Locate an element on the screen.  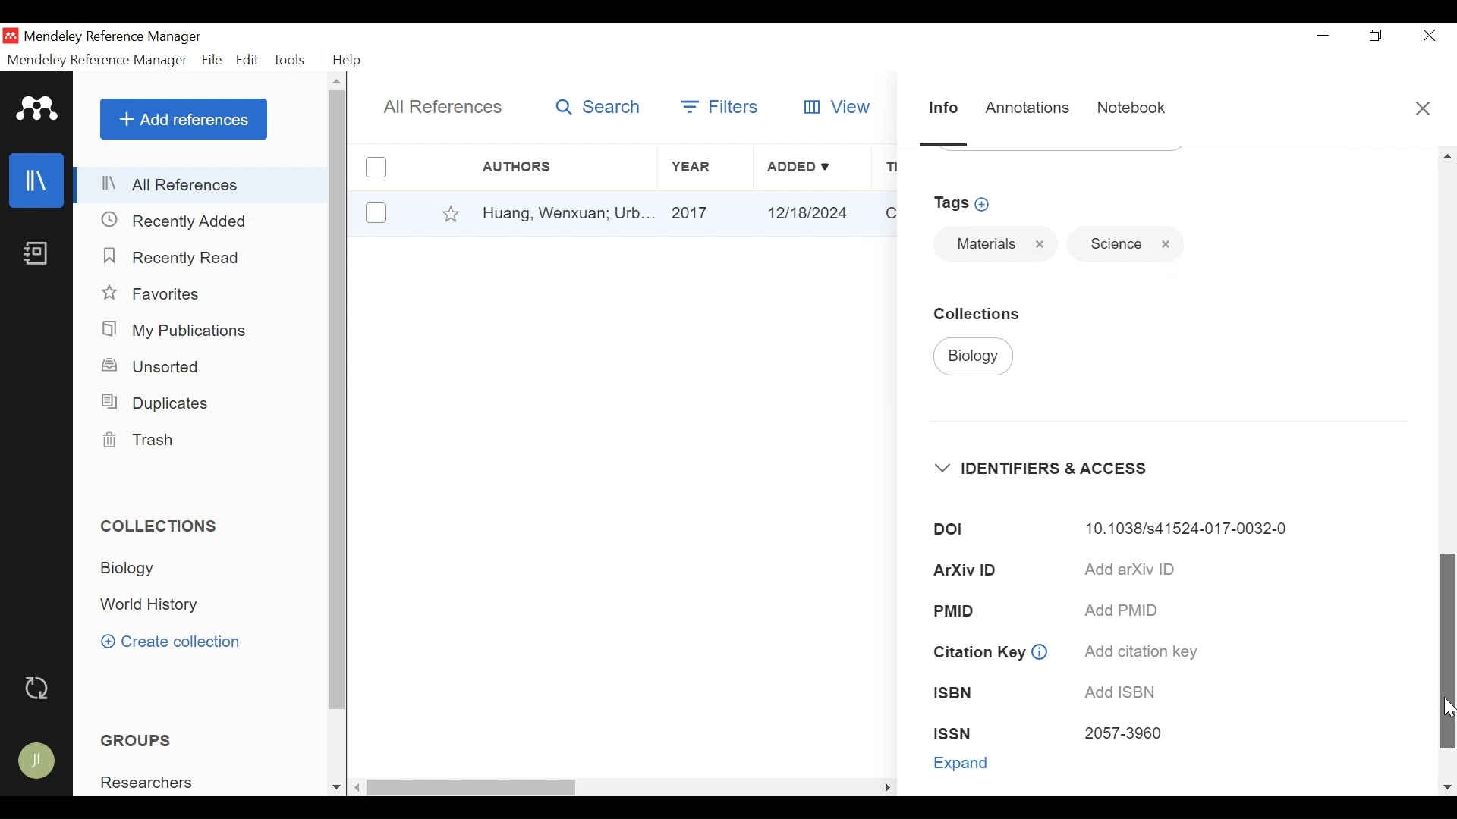
Restore is located at coordinates (1374, 35).